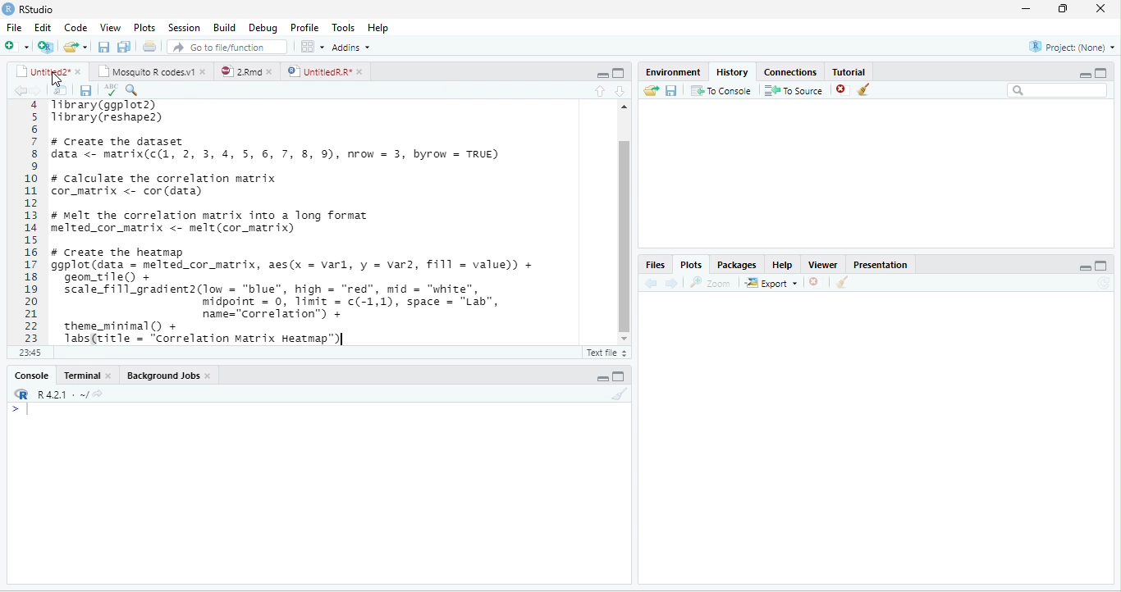 Image resolution: width=1121 pixels, height=592 pixels. Describe the element at coordinates (1104, 9) in the screenshot. I see `close` at that location.